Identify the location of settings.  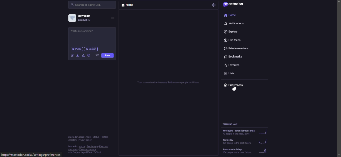
(214, 5).